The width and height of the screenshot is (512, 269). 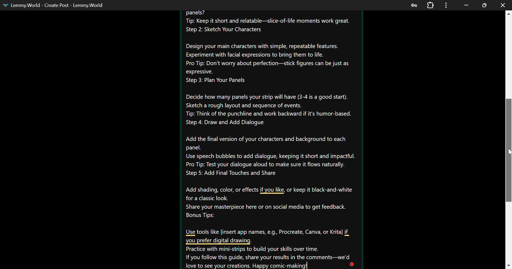 What do you see at coordinates (504, 5) in the screenshot?
I see `Close Window` at bounding box center [504, 5].